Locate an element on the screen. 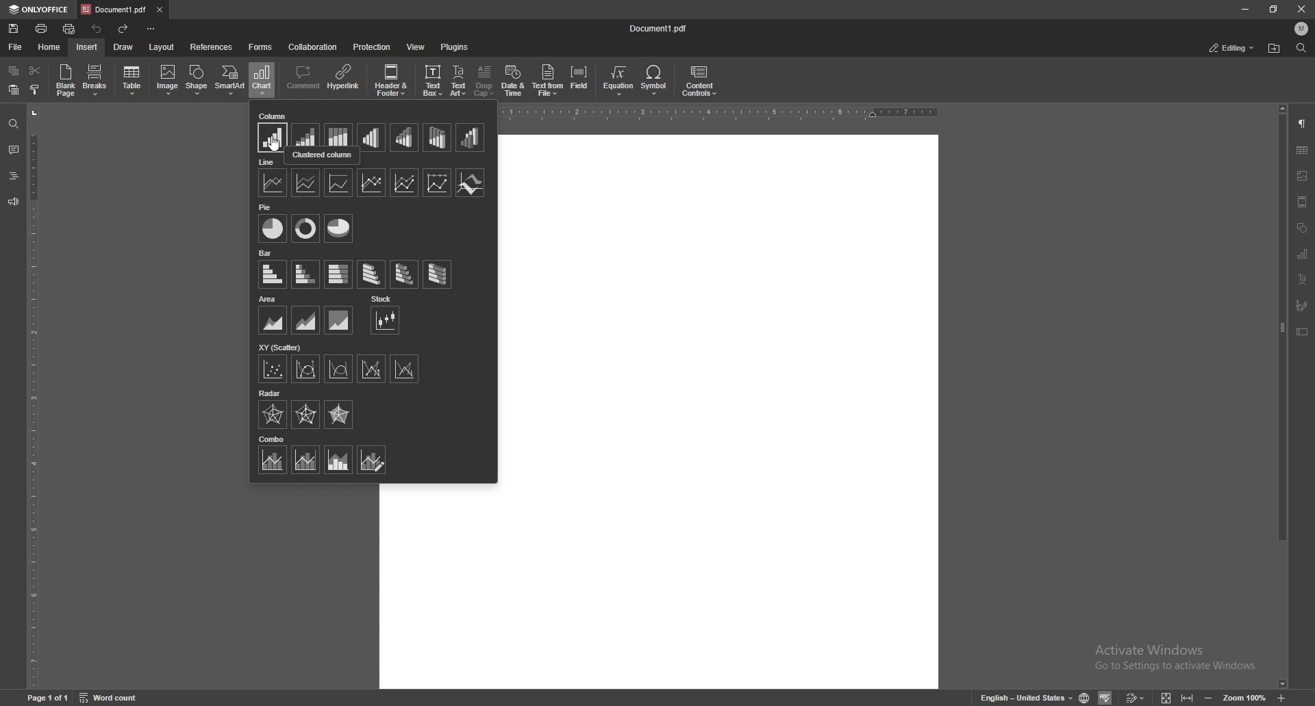 This screenshot has width=1315, height=706. clustered bar is located at coordinates (273, 274).